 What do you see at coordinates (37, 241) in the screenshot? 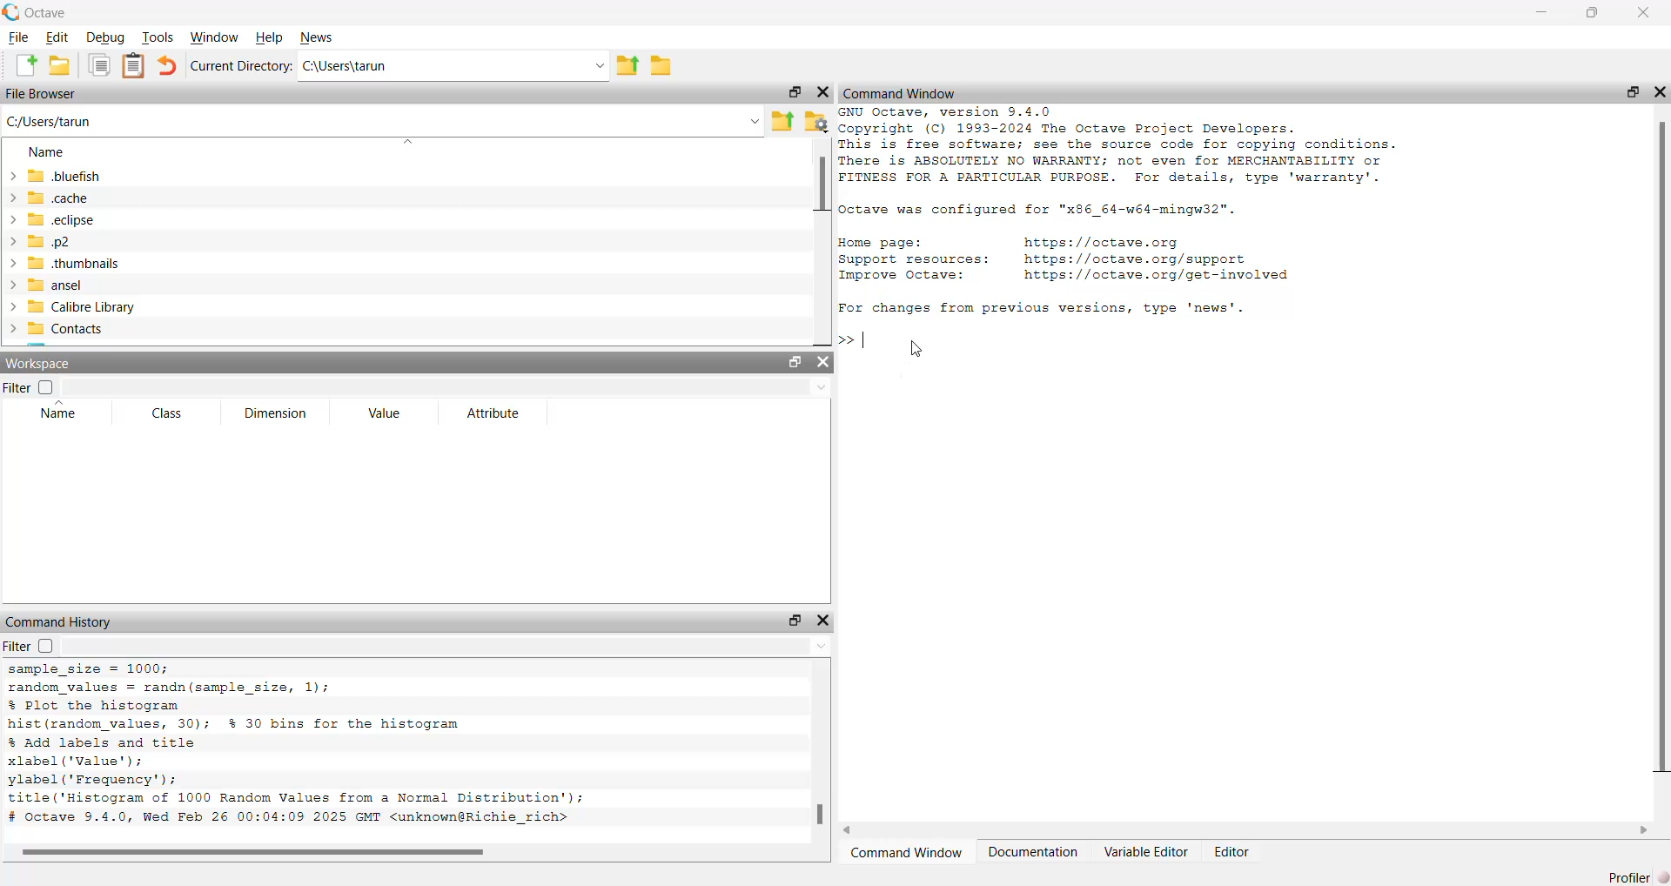
I see `.p2` at bounding box center [37, 241].